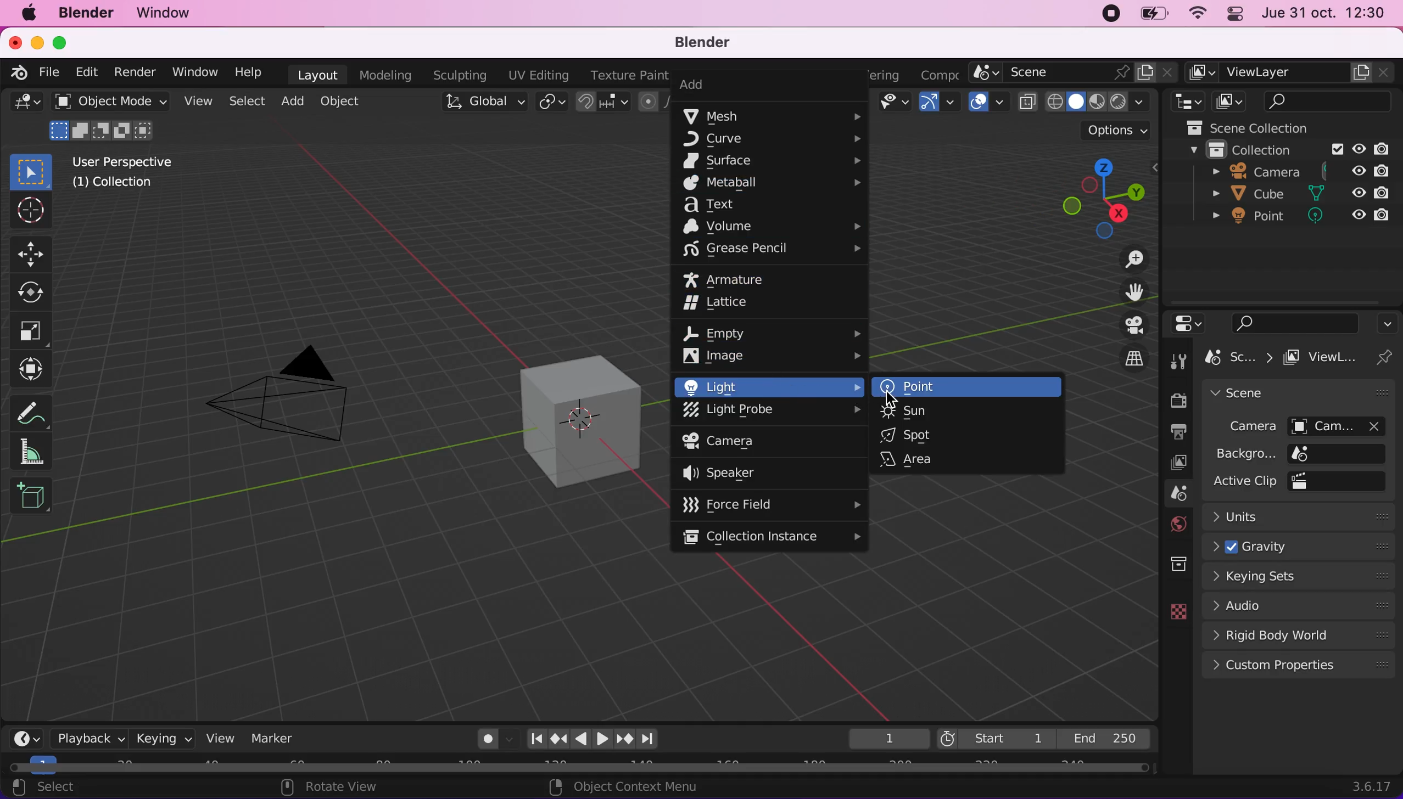 The height and width of the screenshot is (799, 1403). Describe the element at coordinates (557, 740) in the screenshot. I see `Jump to keyframe` at that location.